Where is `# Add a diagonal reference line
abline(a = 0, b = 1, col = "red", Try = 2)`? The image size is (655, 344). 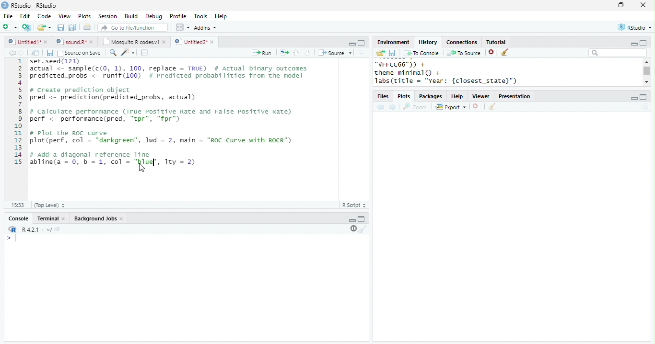 # Add a diagonal reference line
abline(a = 0, b = 1, col = "red", Try = 2) is located at coordinates (112, 158).